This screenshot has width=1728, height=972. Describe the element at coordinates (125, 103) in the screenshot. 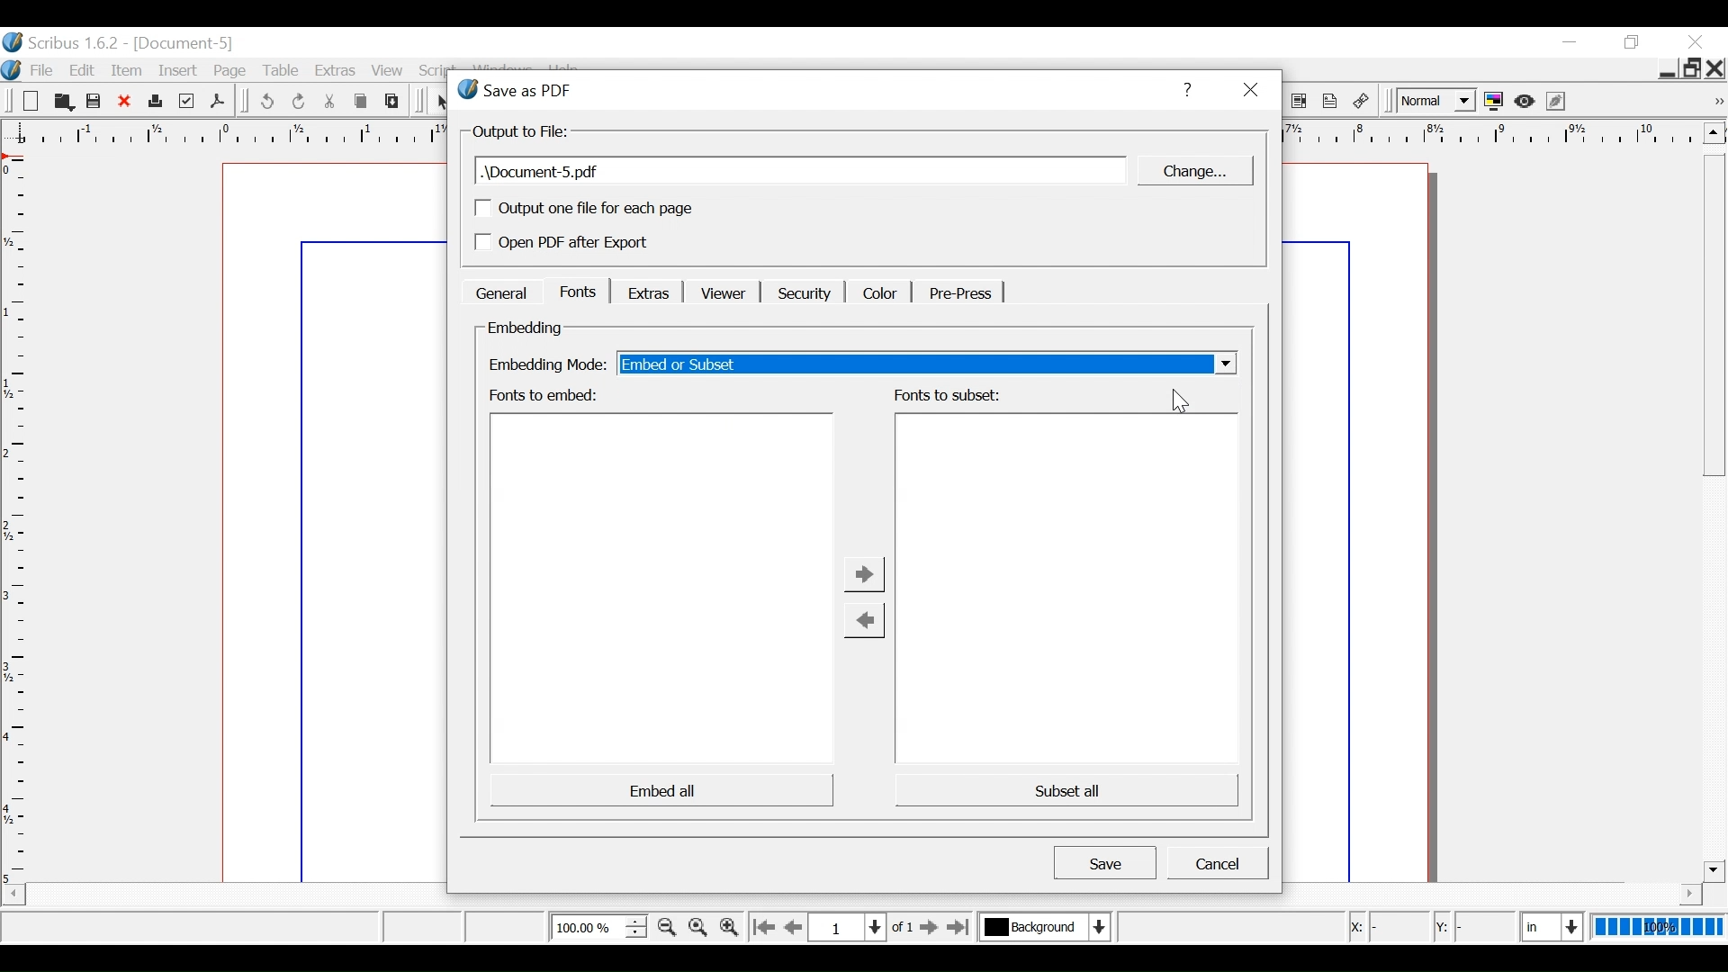

I see `Close` at that location.